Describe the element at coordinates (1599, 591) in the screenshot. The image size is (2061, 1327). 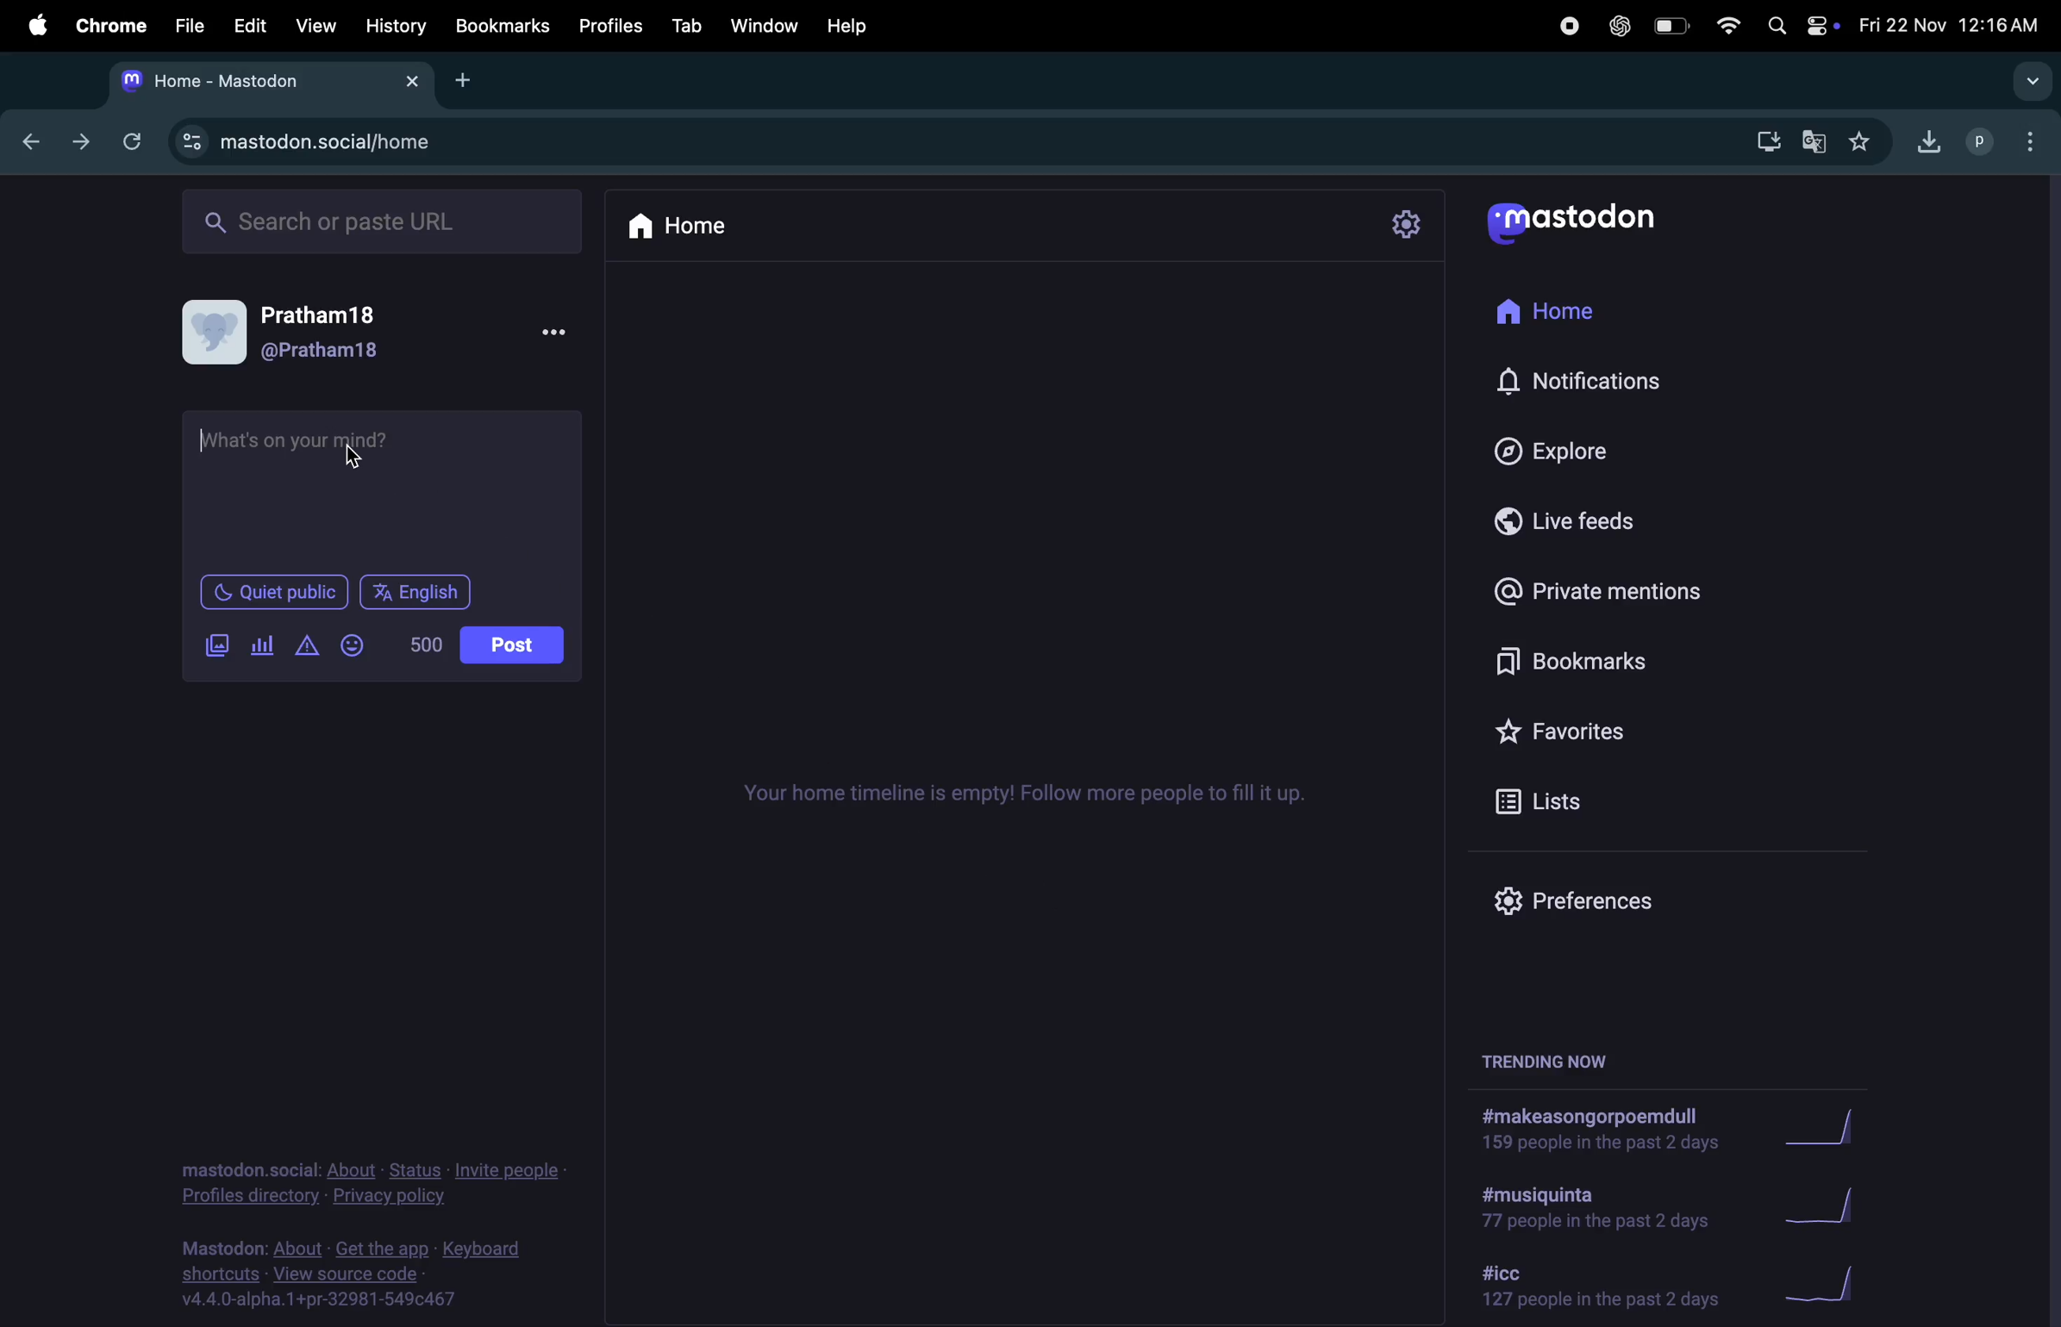
I see `private mentions` at that location.